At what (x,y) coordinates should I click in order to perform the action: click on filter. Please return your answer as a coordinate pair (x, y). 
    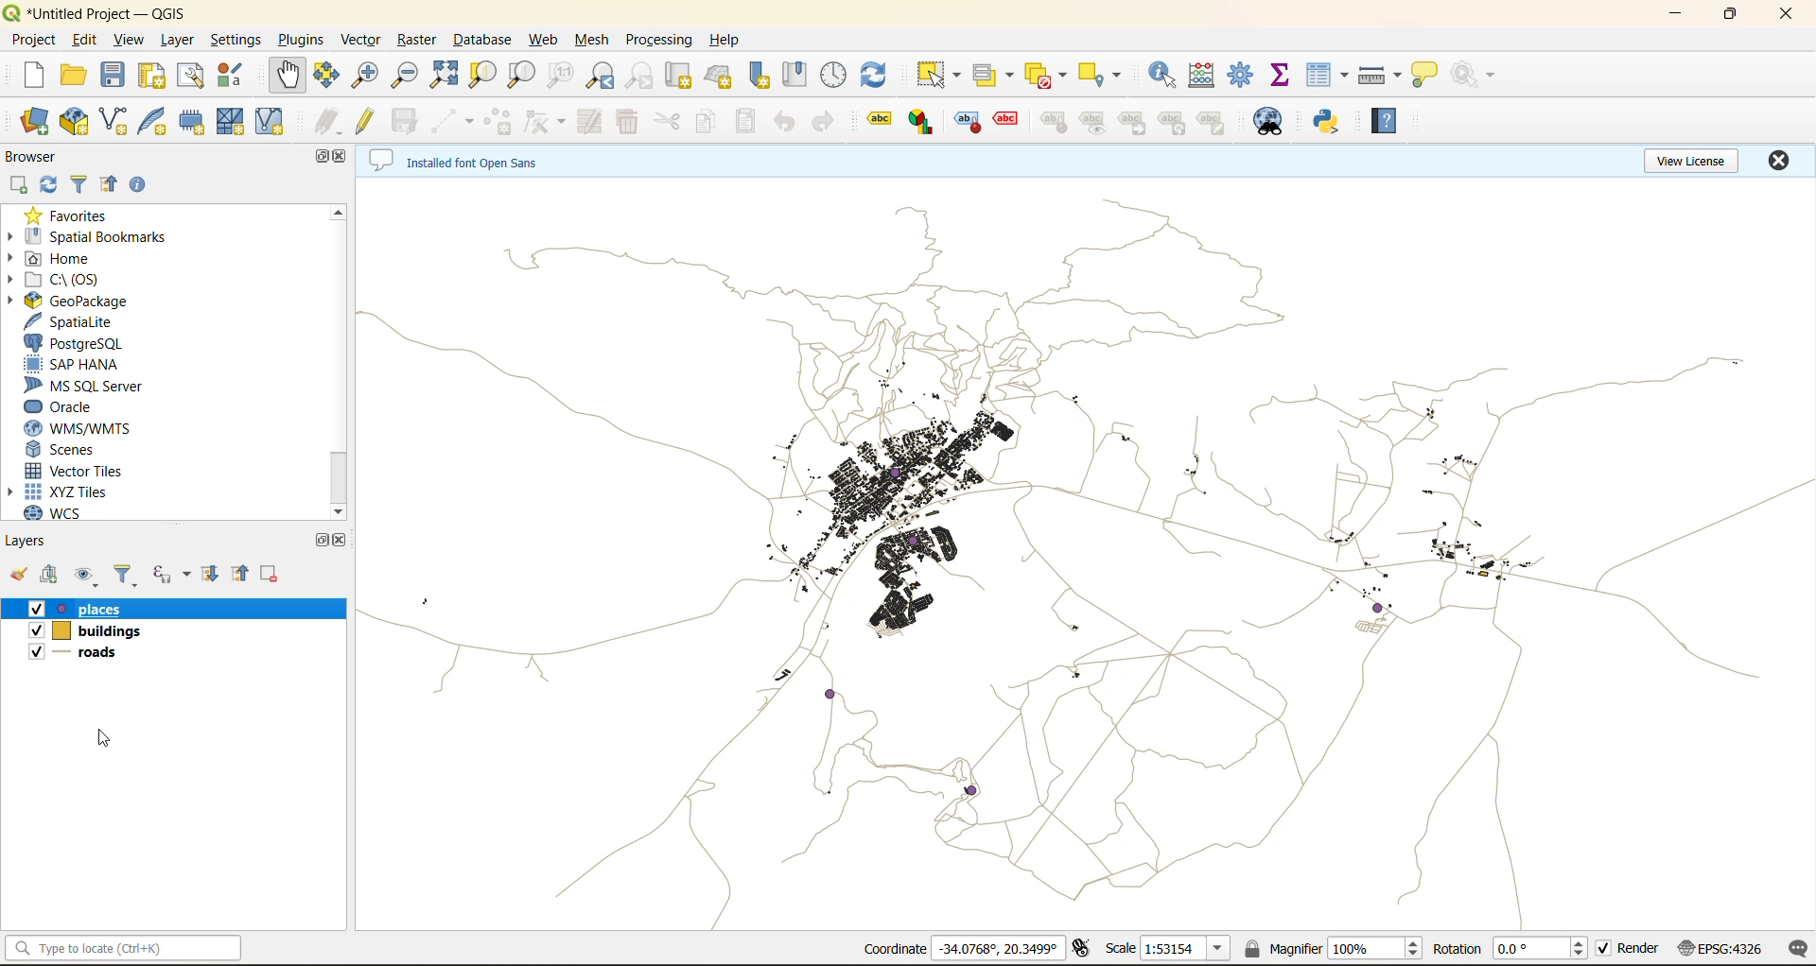
    Looking at the image, I should click on (126, 577).